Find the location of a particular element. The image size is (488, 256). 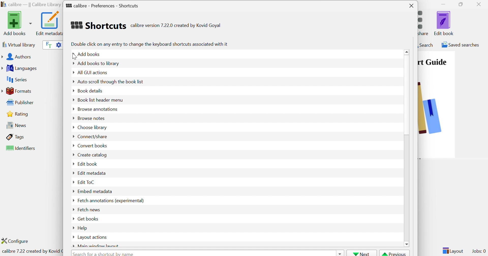

Image is located at coordinates (430, 107).